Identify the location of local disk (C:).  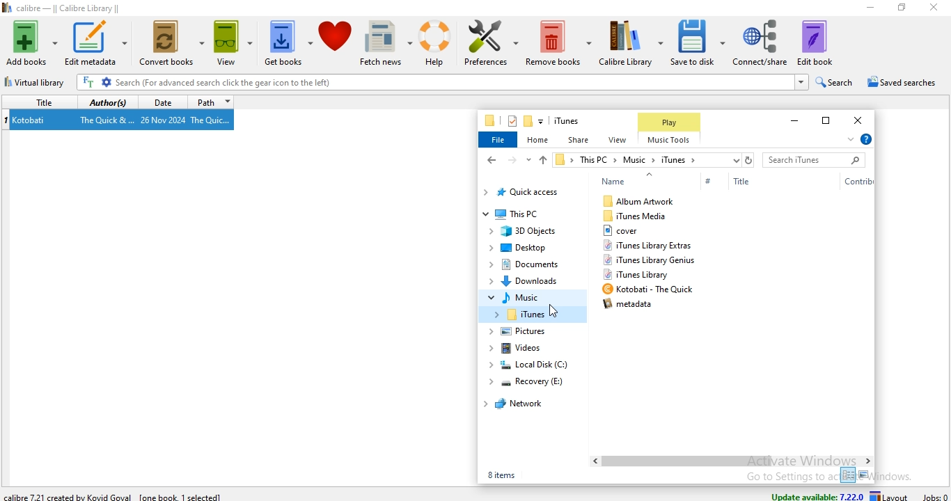
(525, 367).